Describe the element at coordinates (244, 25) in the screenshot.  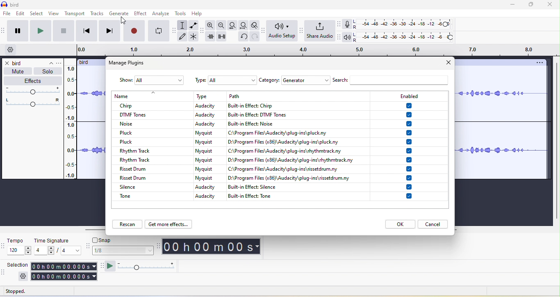
I see `fit project to width` at that location.